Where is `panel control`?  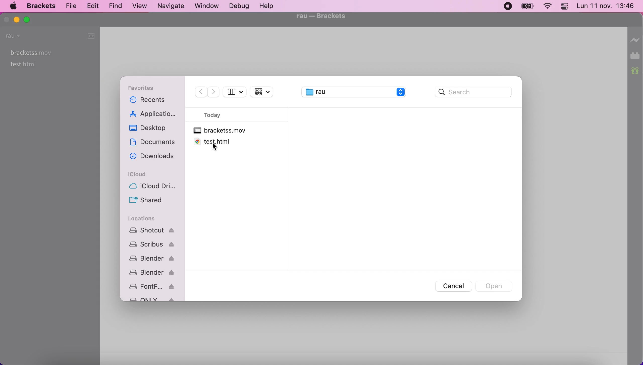 panel control is located at coordinates (564, 6).